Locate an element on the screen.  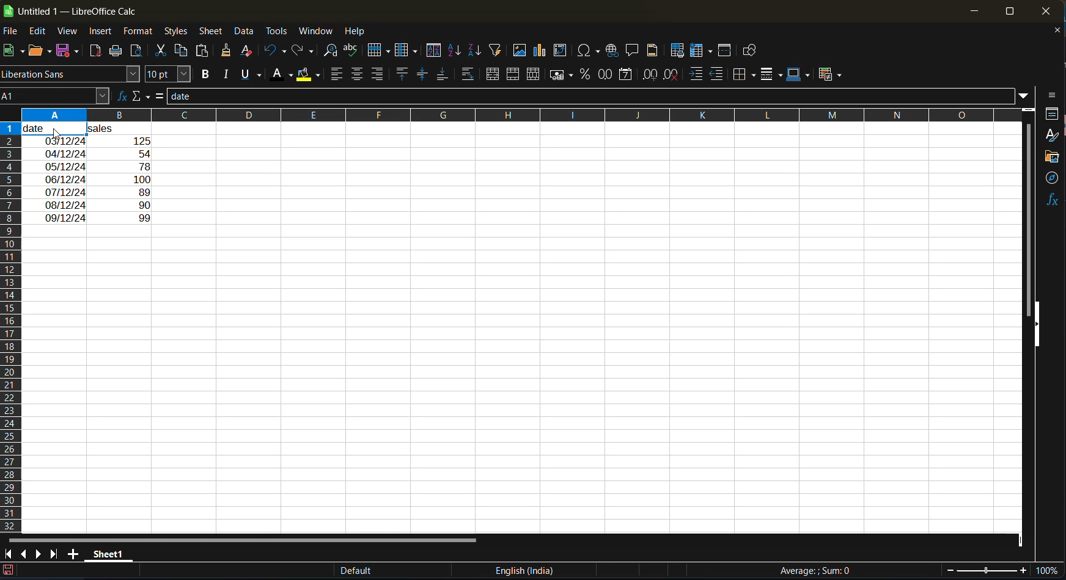
border style is located at coordinates (771, 76).